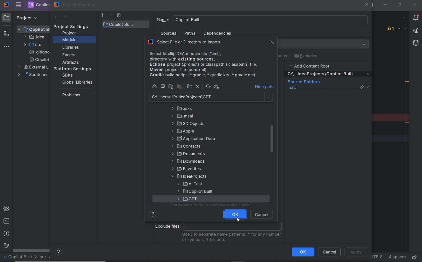 The image size is (422, 262). Describe the element at coordinates (191, 34) in the screenshot. I see `paths` at that location.